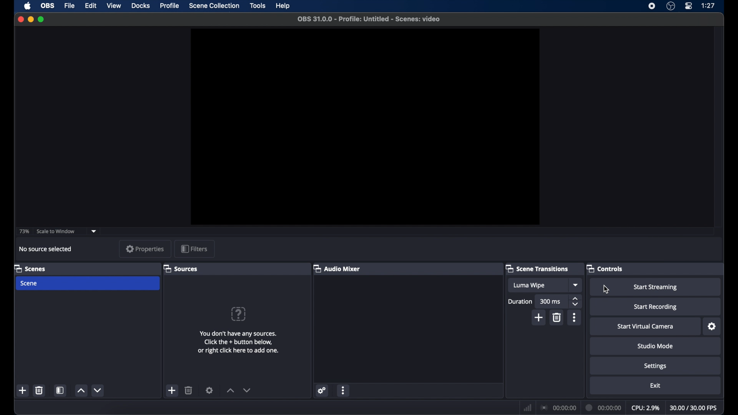 The height and width of the screenshot is (415, 738). I want to click on settings, so click(712, 327).